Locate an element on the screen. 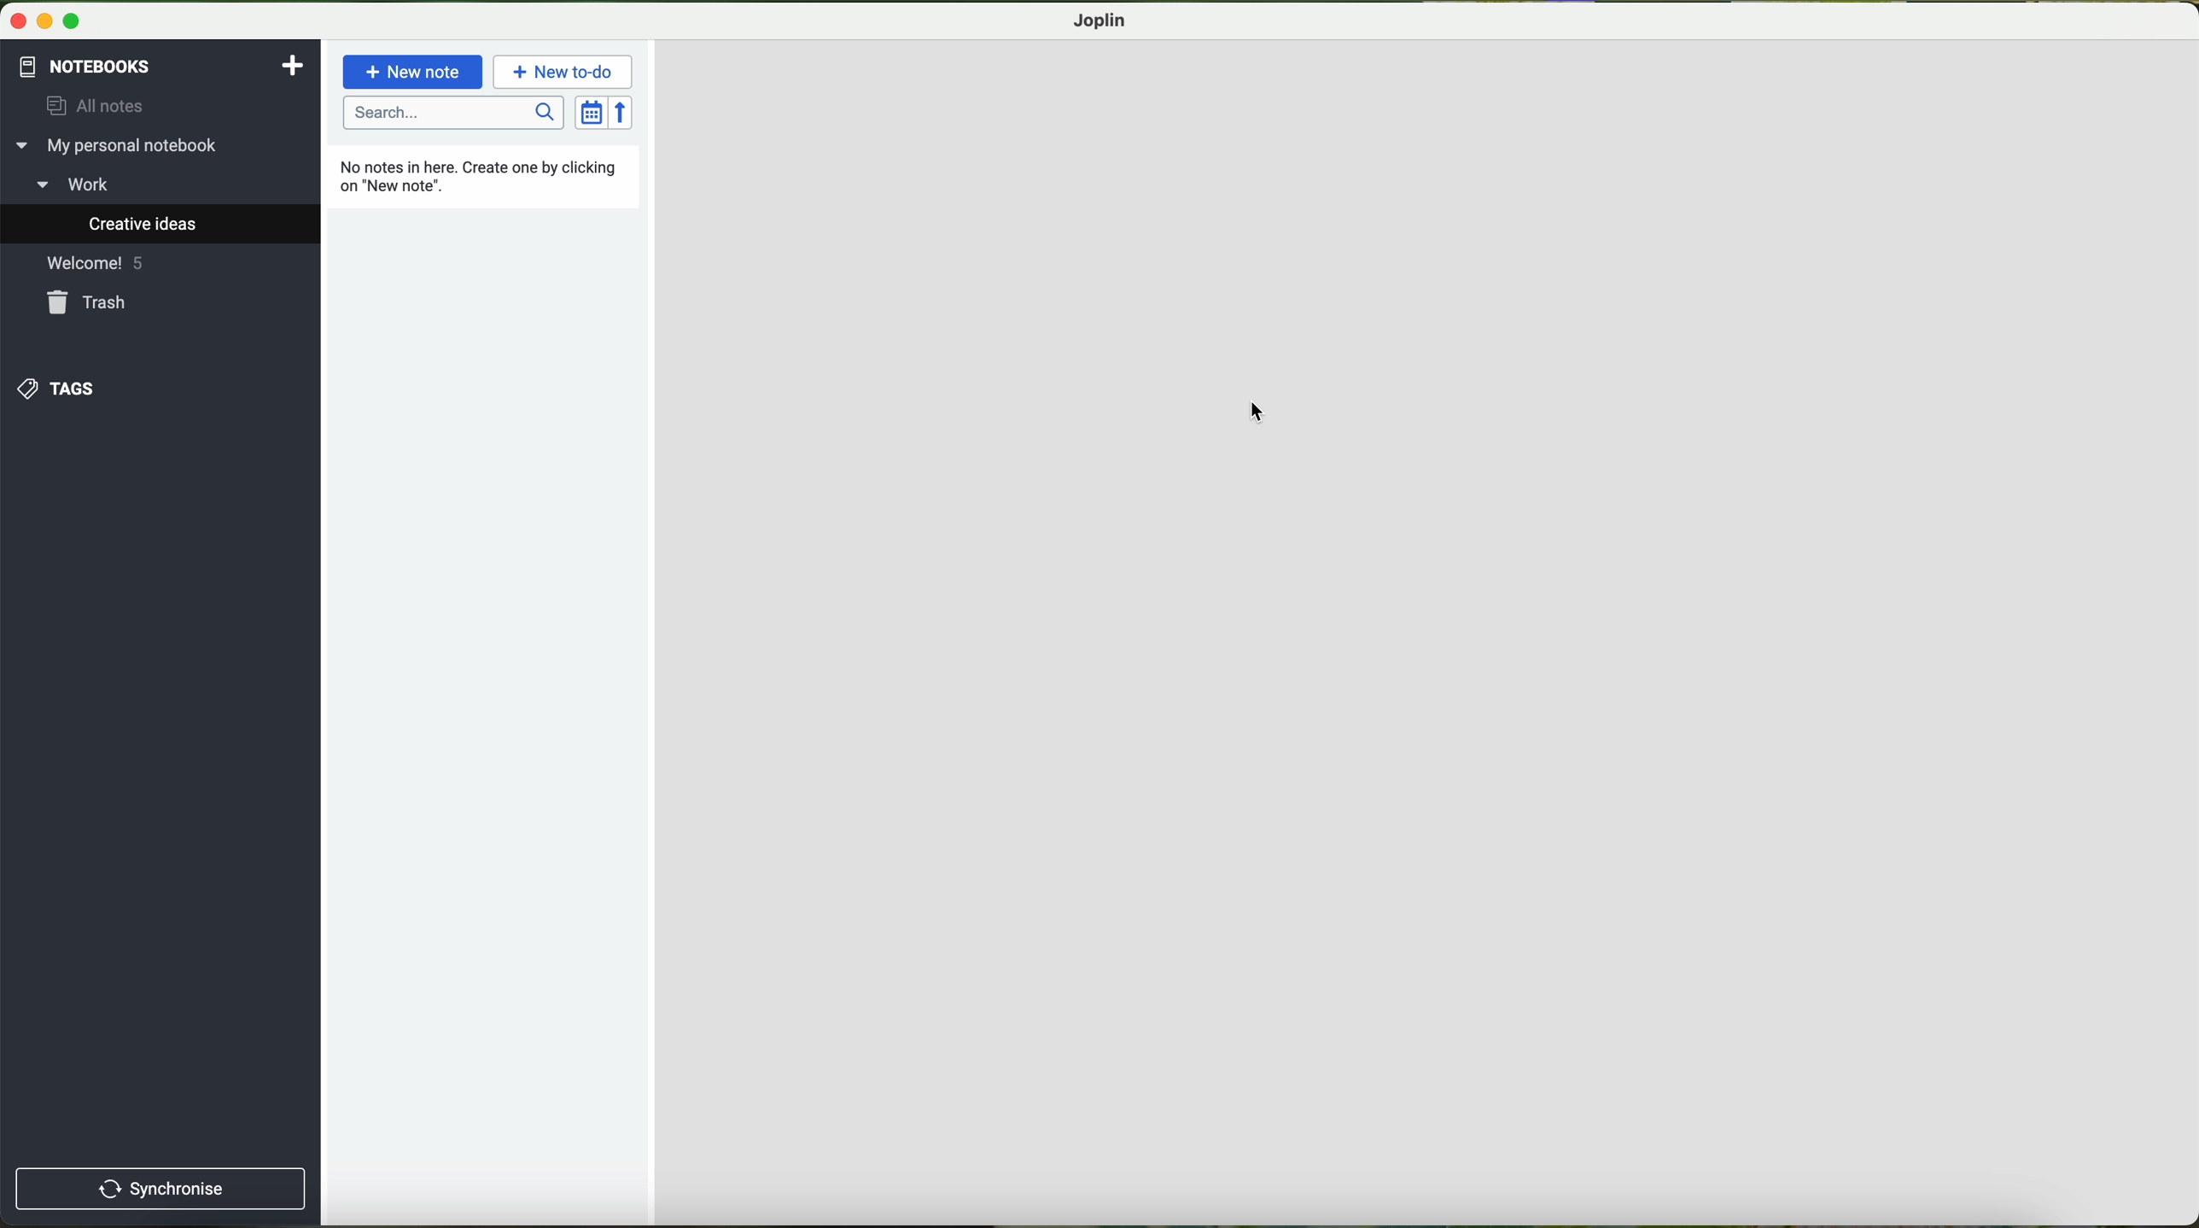 Image resolution: width=2199 pixels, height=1228 pixels. new to-do button is located at coordinates (565, 72).